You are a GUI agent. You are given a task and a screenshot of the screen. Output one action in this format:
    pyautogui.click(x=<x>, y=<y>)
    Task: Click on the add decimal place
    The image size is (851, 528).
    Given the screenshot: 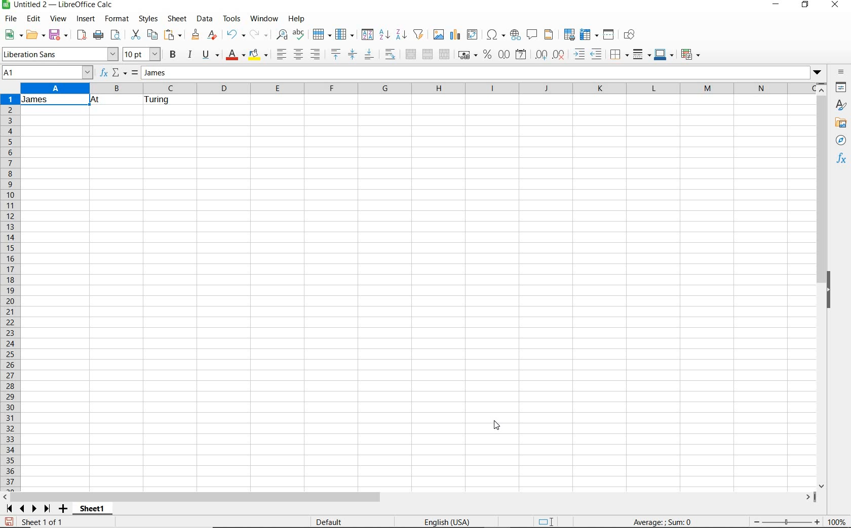 What is the action you would take?
    pyautogui.click(x=544, y=54)
    